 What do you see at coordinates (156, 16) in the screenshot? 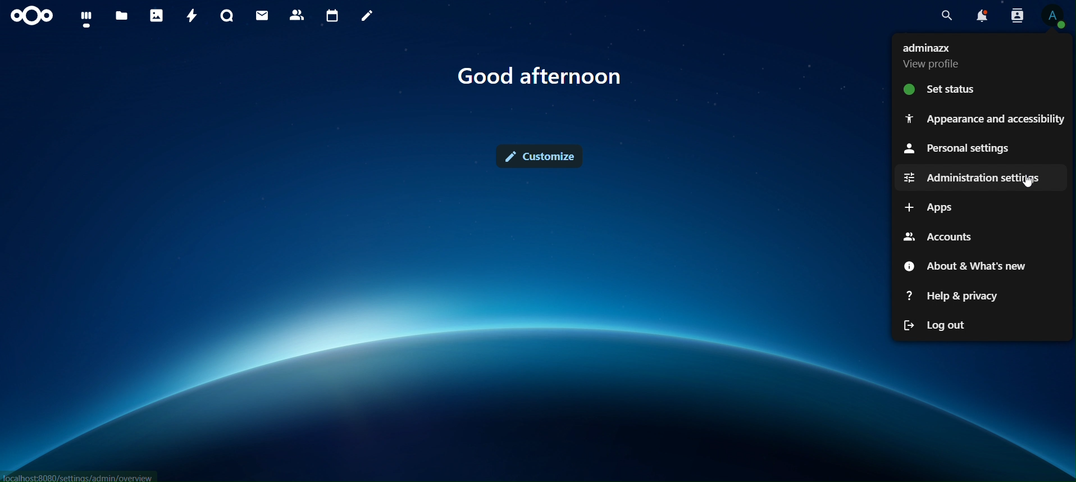
I see `photos` at bounding box center [156, 16].